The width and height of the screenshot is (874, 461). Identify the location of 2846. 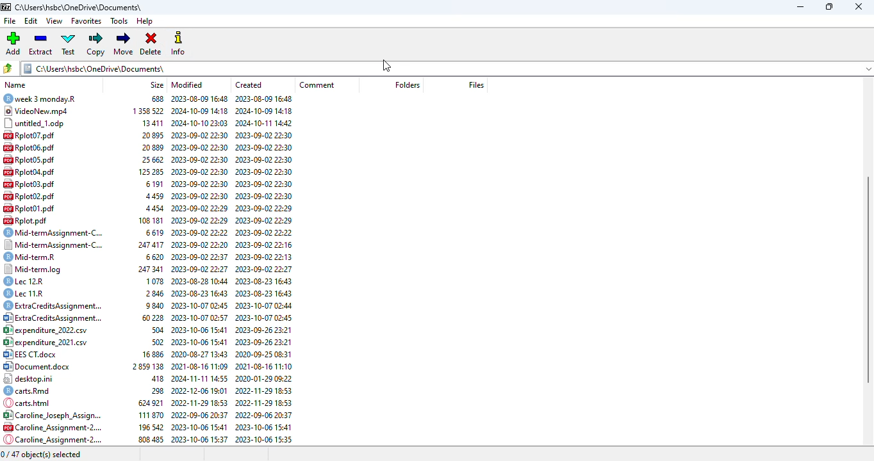
(154, 295).